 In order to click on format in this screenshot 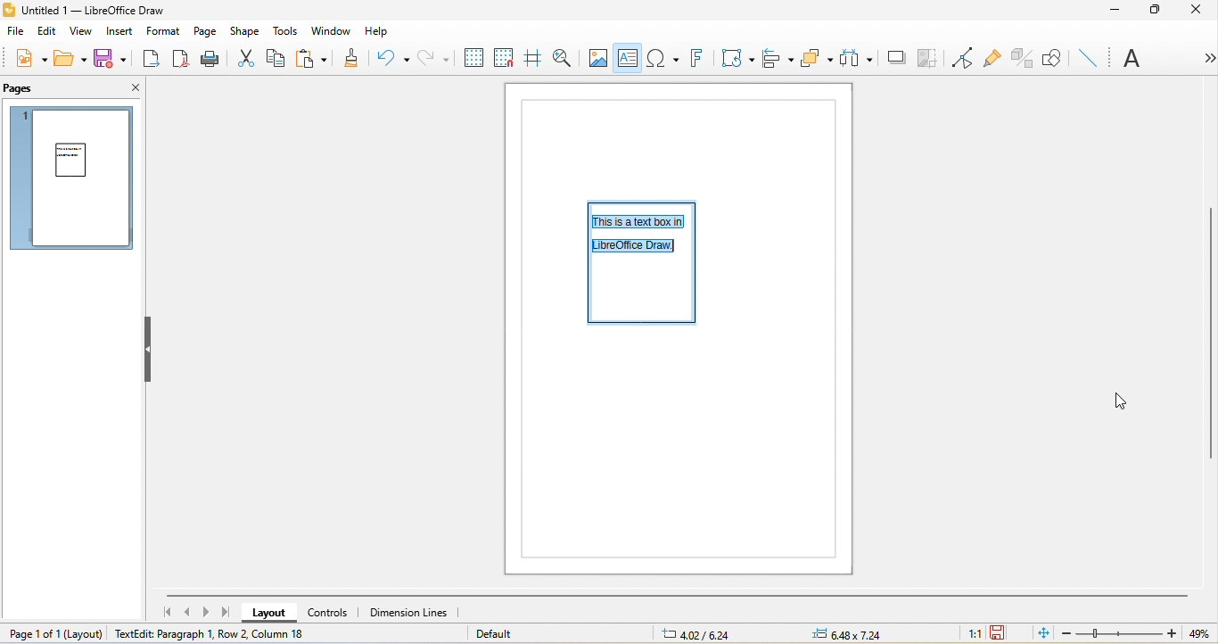, I will do `click(163, 33)`.